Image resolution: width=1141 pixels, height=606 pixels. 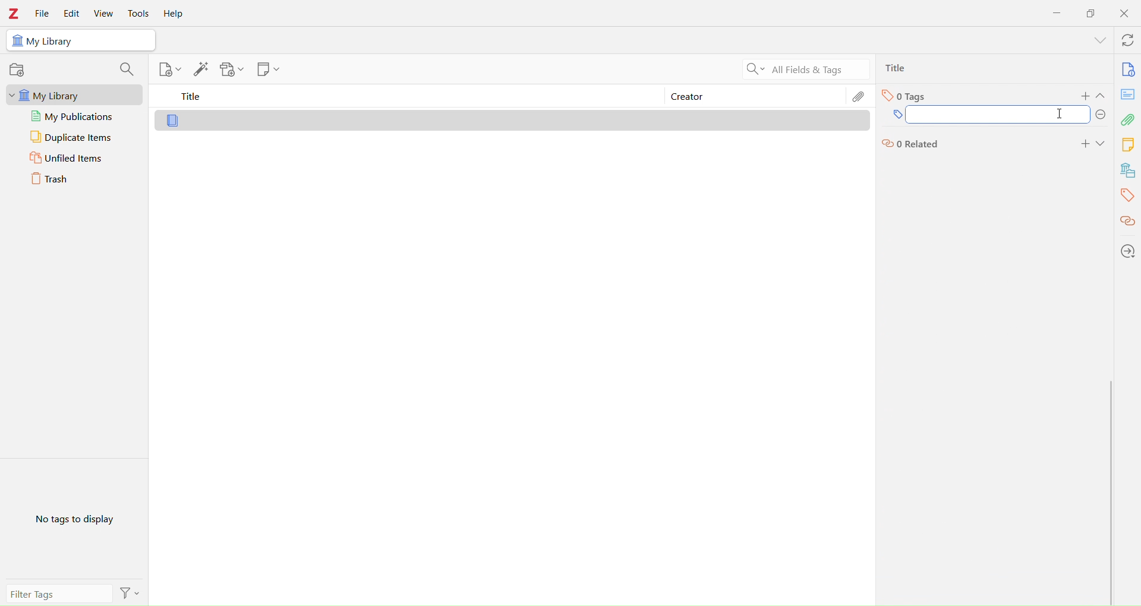 I want to click on Tags, so click(x=909, y=98).